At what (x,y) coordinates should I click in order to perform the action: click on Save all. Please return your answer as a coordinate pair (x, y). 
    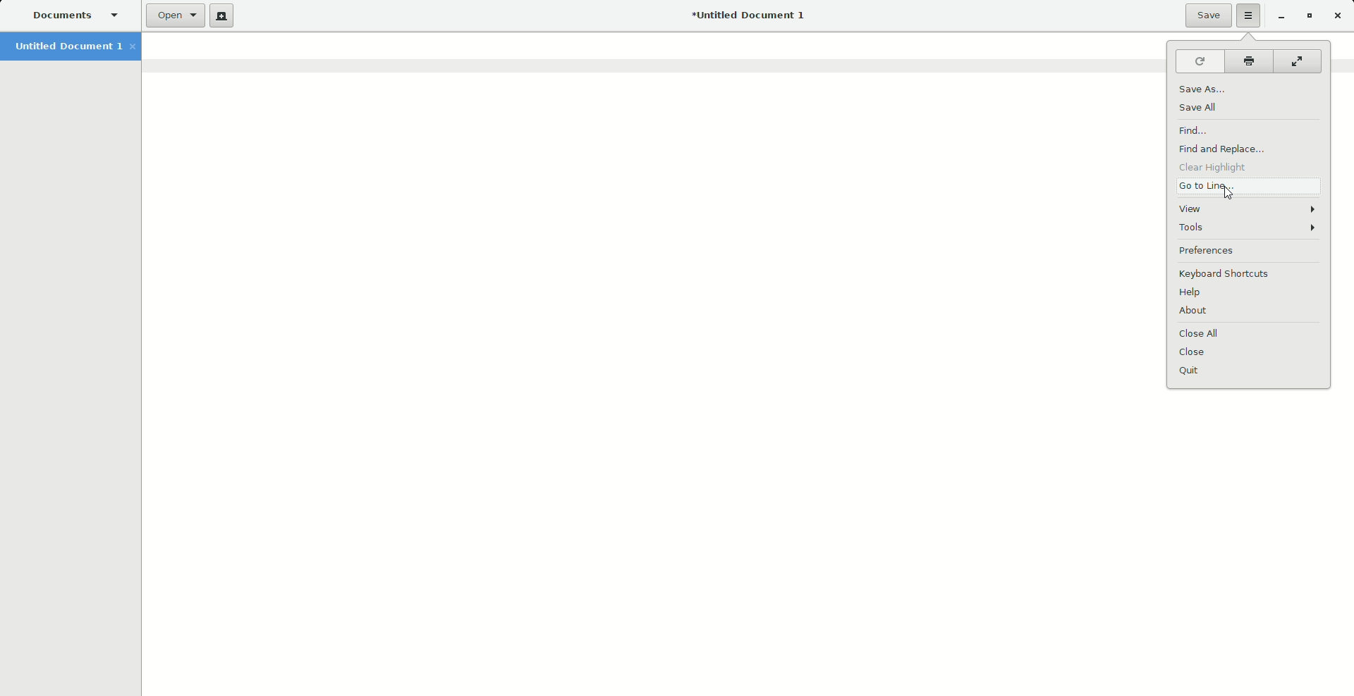
    Looking at the image, I should click on (1208, 108).